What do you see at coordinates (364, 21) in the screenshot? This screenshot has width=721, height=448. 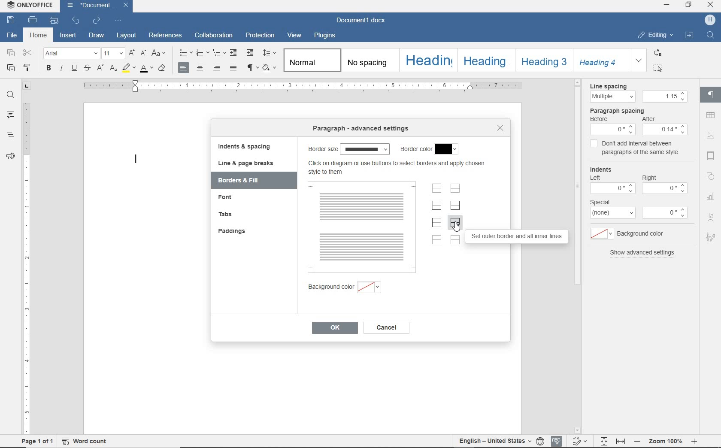 I see `Document1.docx(document name)` at bounding box center [364, 21].